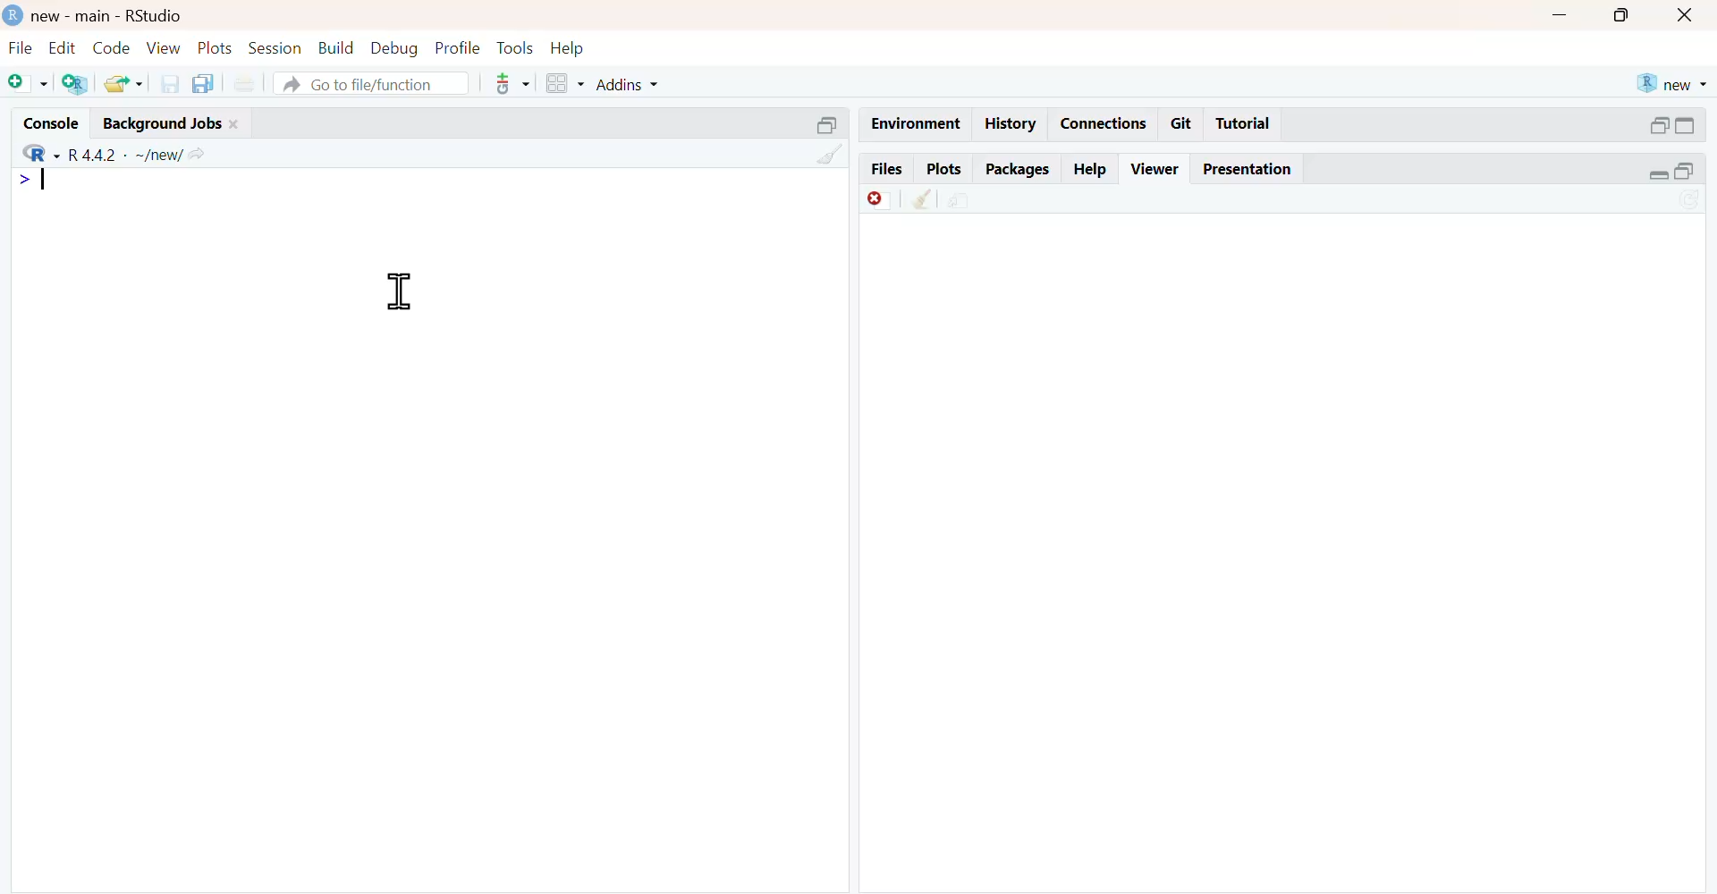 Image resolution: width=1717 pixels, height=894 pixels. I want to click on git, so click(1183, 124).